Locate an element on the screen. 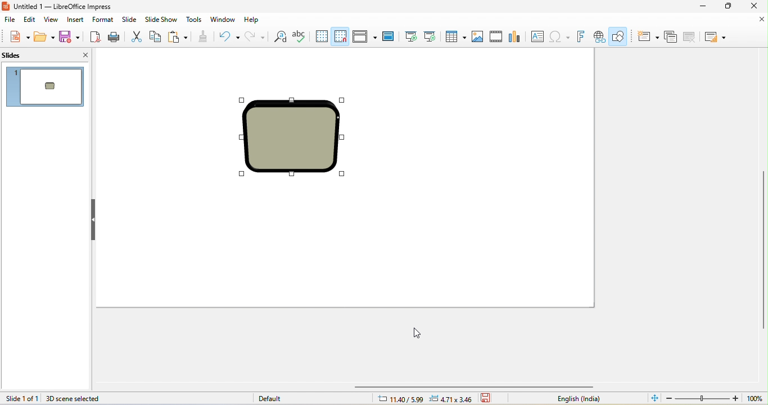  hide is located at coordinates (94, 219).